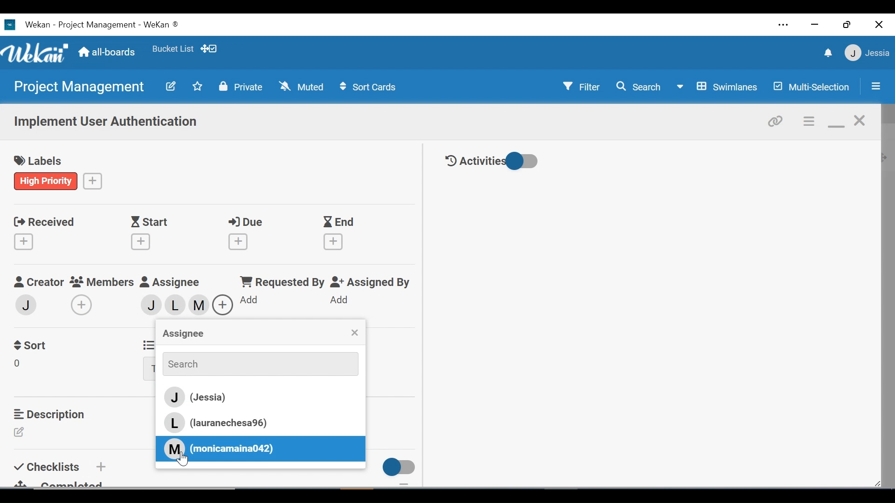 The width and height of the screenshot is (895, 503). What do you see at coordinates (219, 448) in the screenshot?
I see `(monicamaina042)` at bounding box center [219, 448].